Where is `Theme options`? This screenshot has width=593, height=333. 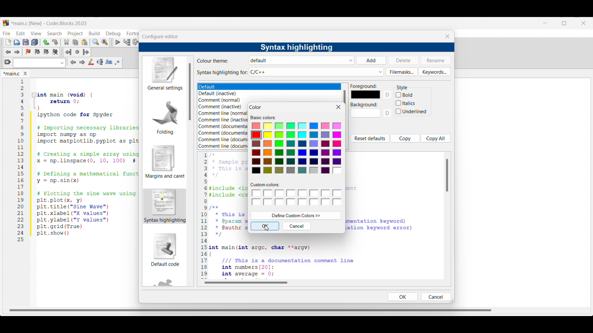
Theme options is located at coordinates (215, 87).